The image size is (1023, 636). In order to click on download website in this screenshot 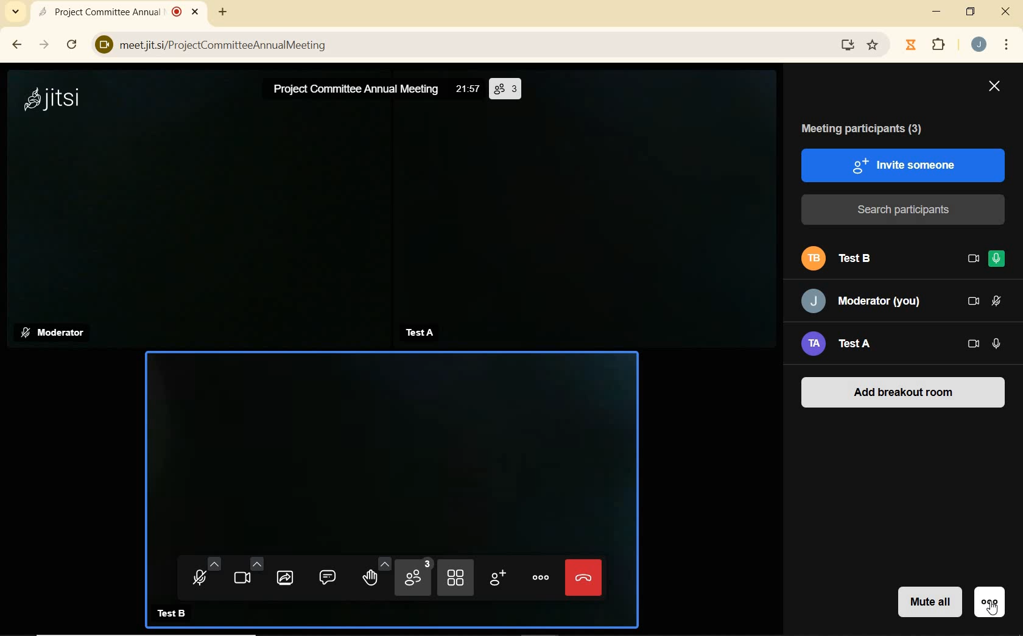, I will do `click(849, 44)`.